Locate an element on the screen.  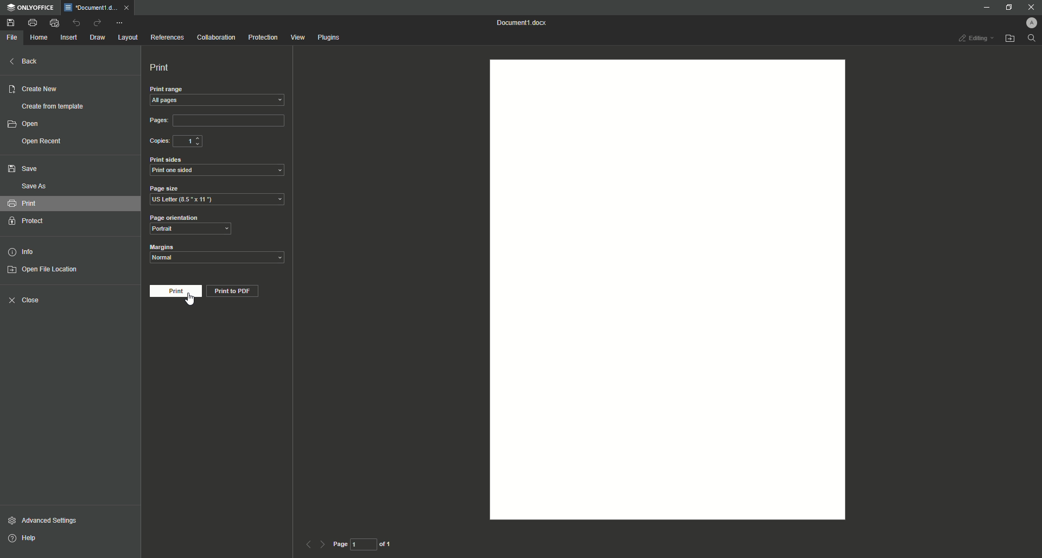
Save is located at coordinates (11, 22).